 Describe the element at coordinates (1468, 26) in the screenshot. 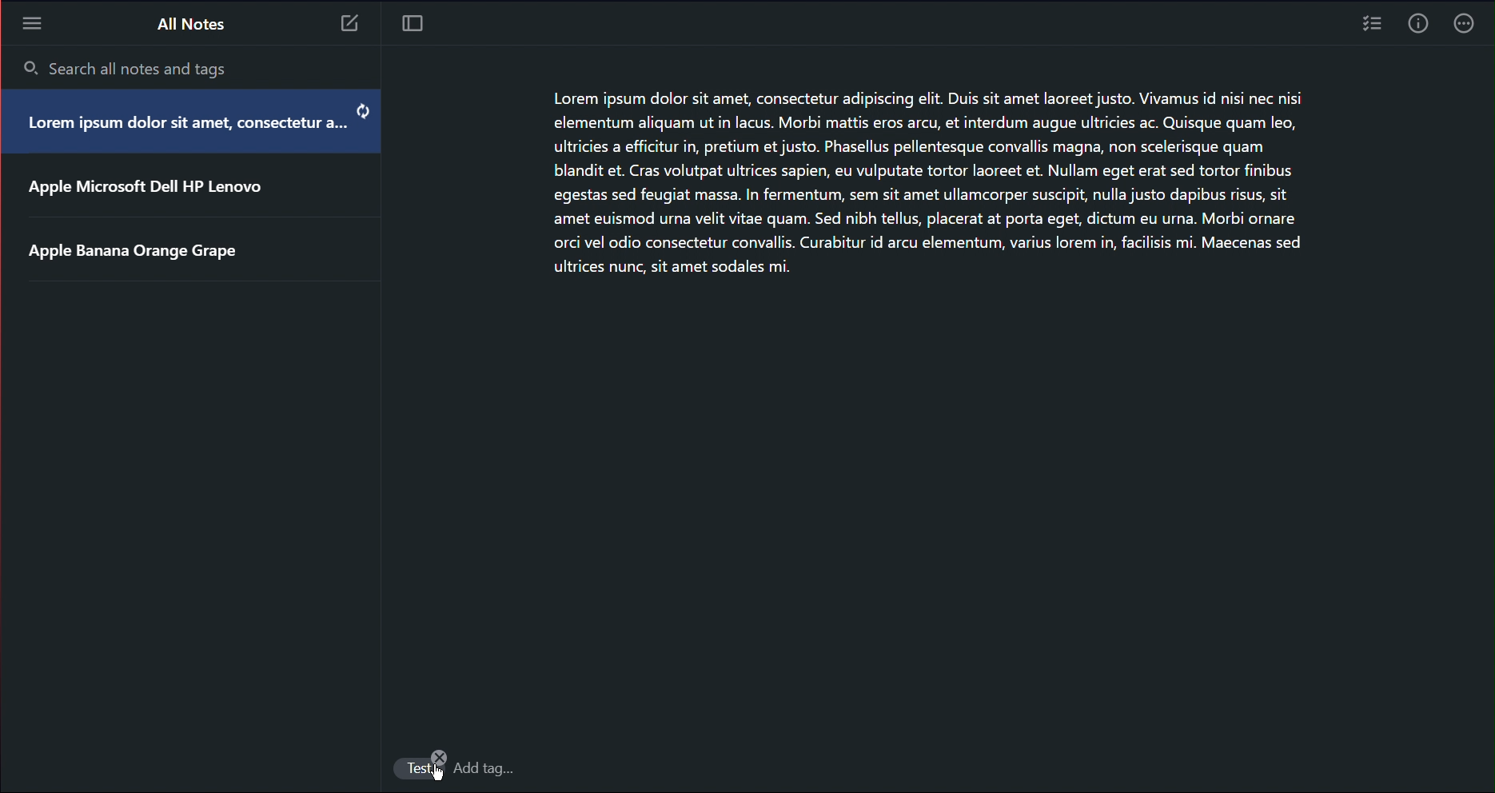

I see `More` at that location.